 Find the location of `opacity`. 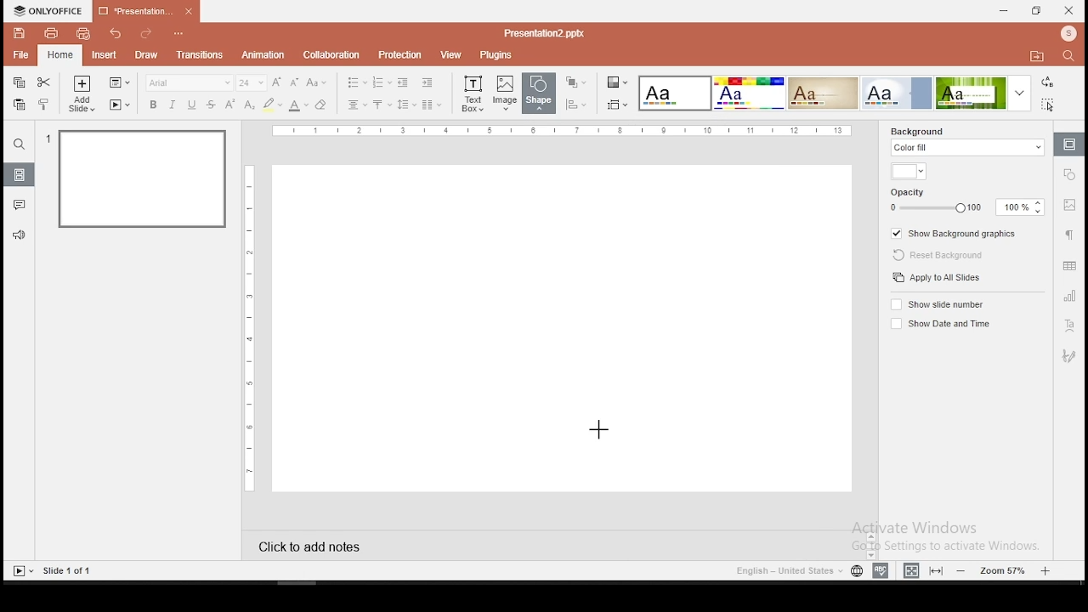

opacity is located at coordinates (965, 201).